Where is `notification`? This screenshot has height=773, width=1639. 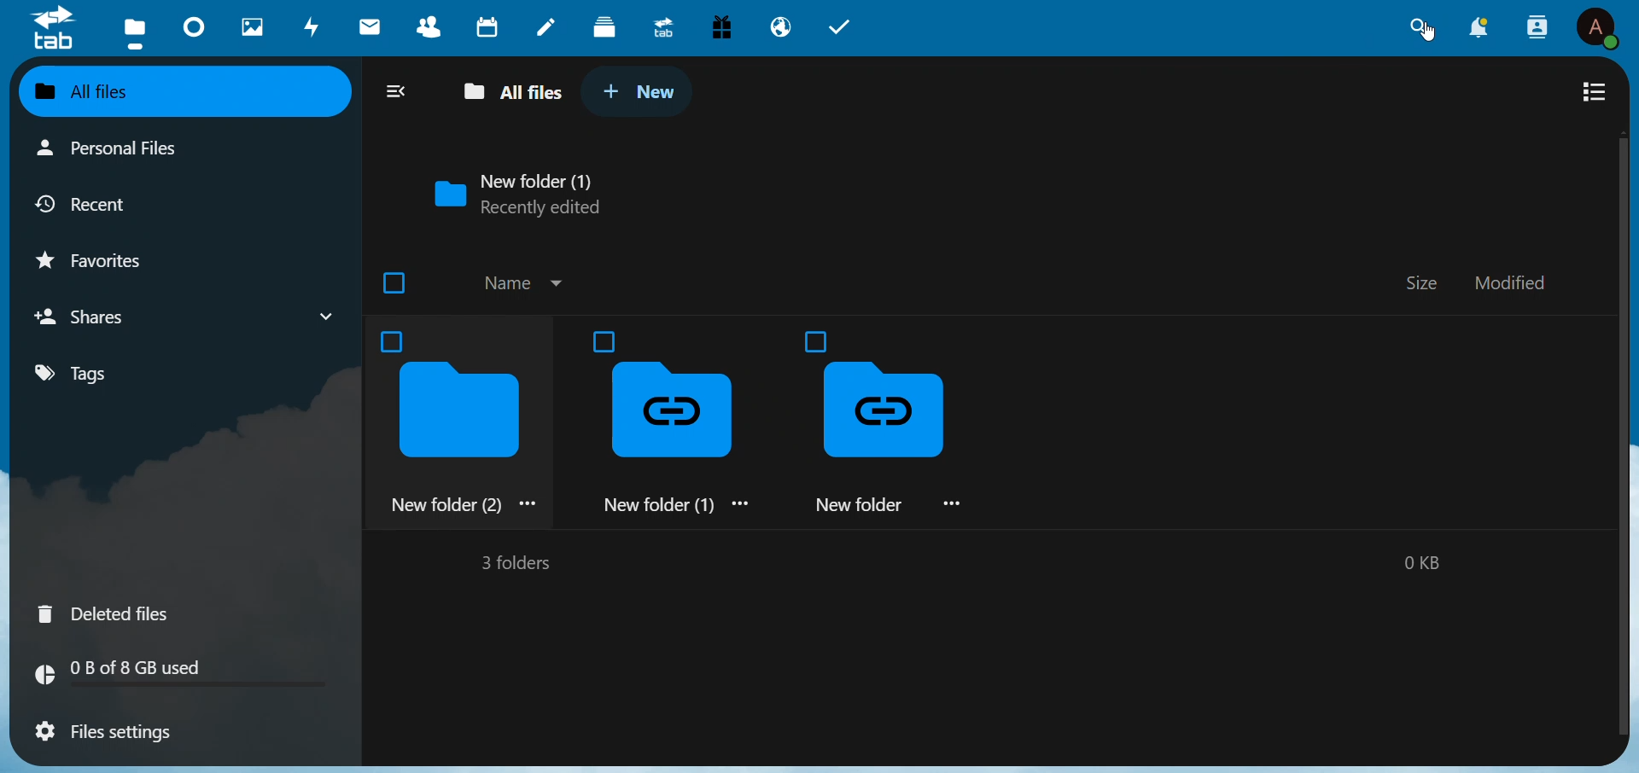 notification is located at coordinates (1482, 26).